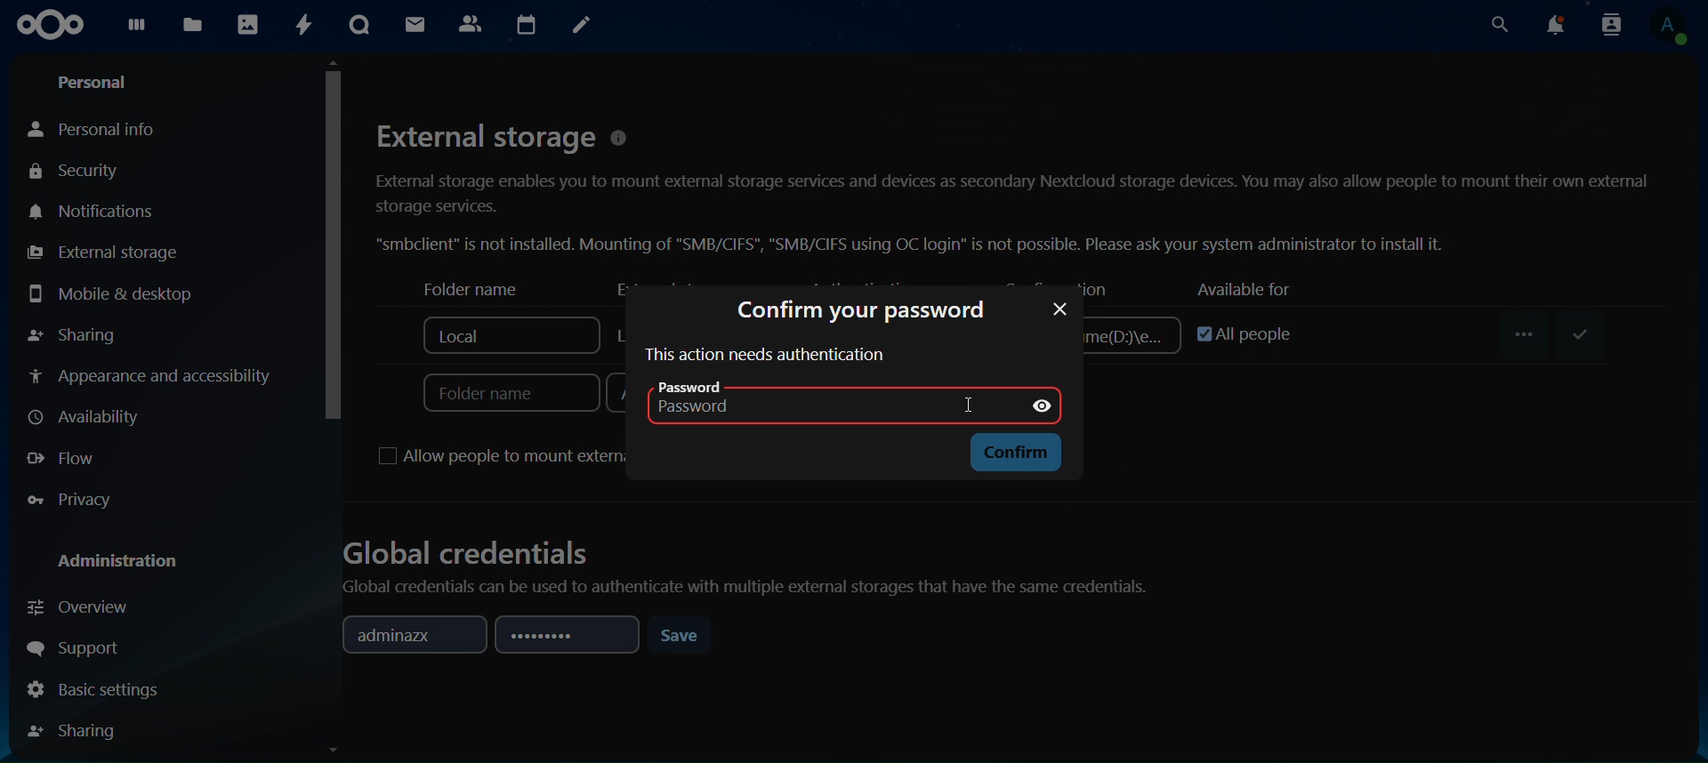 The image size is (1708, 763). Describe the element at coordinates (50, 23) in the screenshot. I see `icon` at that location.